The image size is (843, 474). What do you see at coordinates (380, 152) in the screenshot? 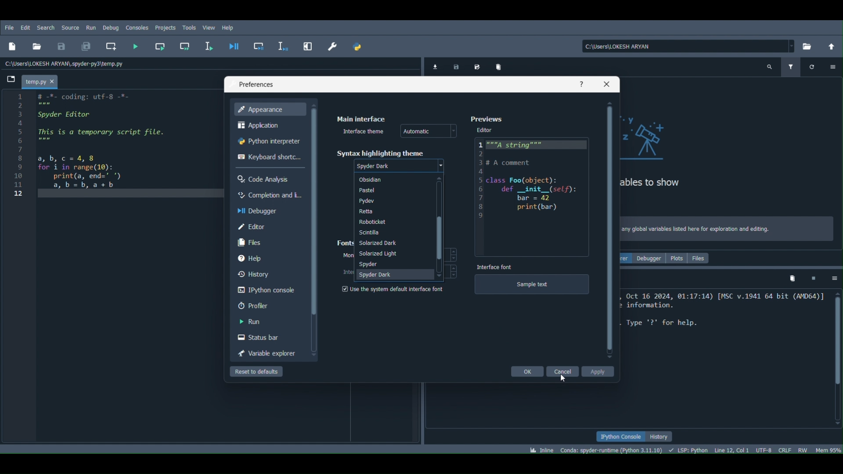
I see `Syntax highlighting theme` at bounding box center [380, 152].